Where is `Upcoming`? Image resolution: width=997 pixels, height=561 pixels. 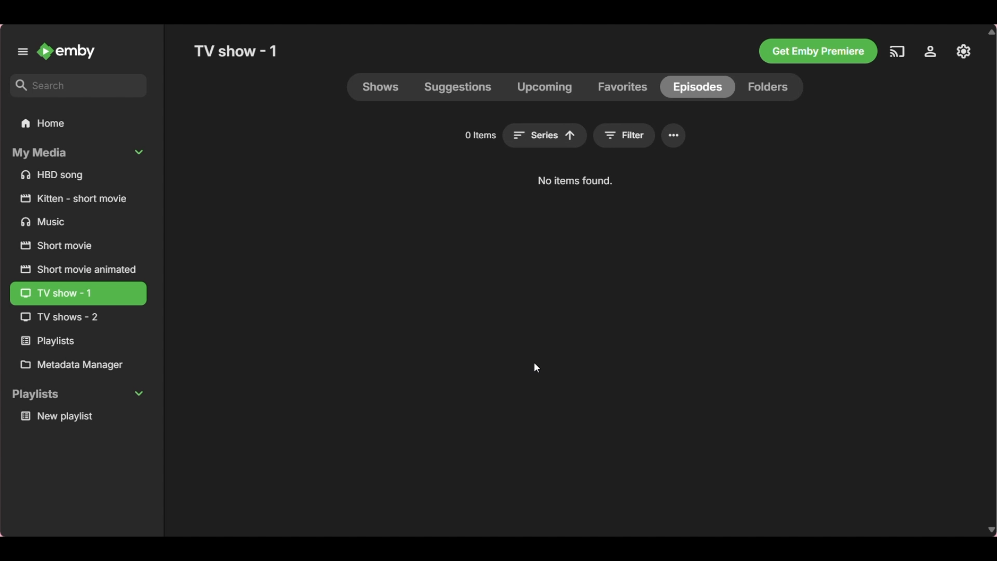
Upcoming is located at coordinates (544, 87).